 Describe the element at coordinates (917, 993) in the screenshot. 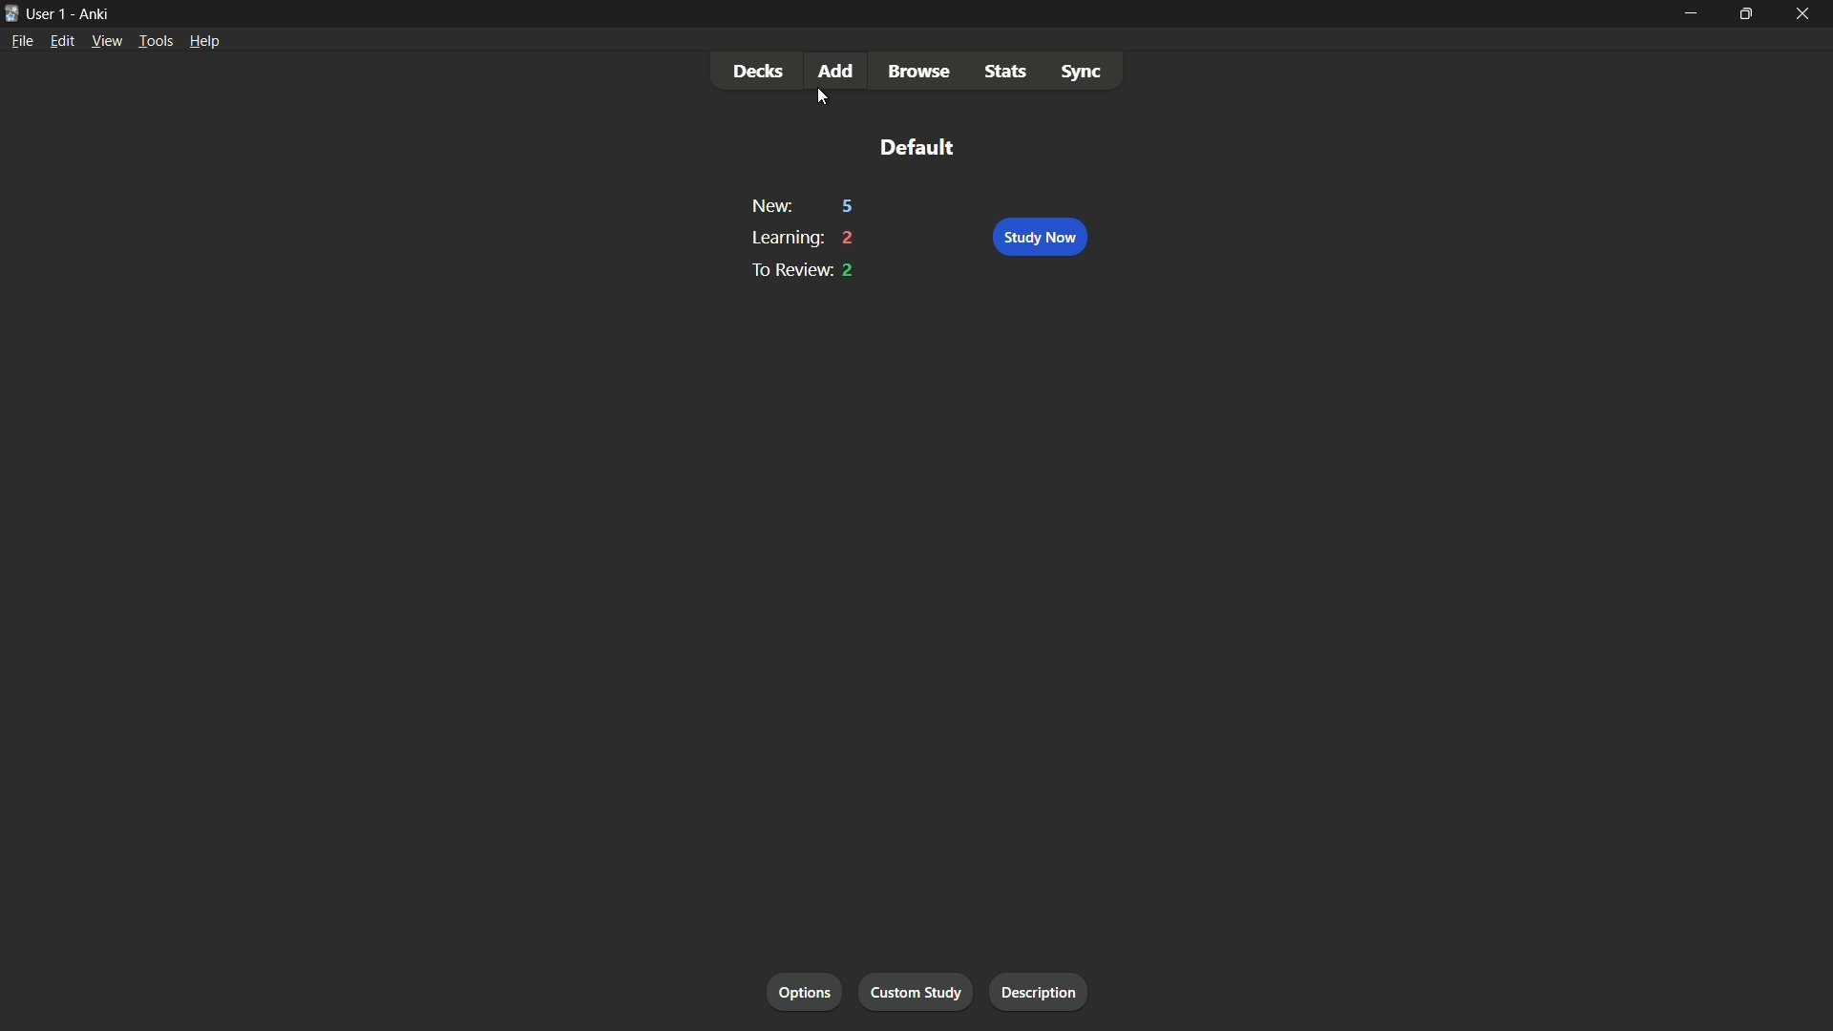

I see `custom study` at that location.